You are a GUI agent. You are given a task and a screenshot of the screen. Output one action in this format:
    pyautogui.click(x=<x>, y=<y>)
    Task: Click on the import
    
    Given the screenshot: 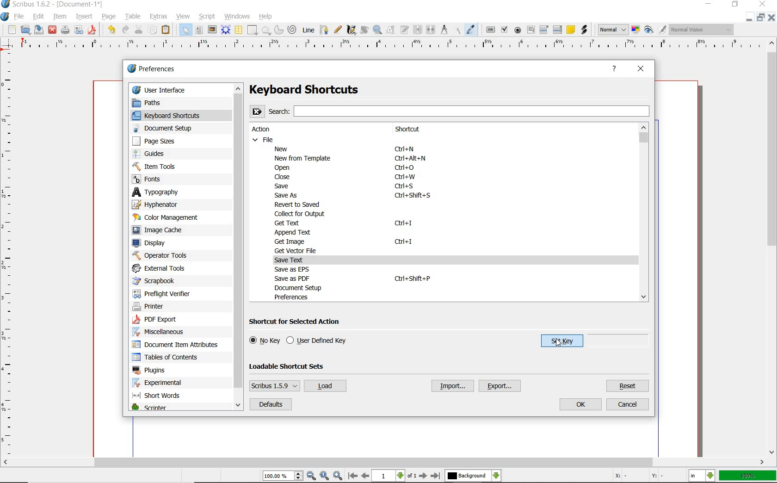 What is the action you would take?
    pyautogui.click(x=451, y=386)
    